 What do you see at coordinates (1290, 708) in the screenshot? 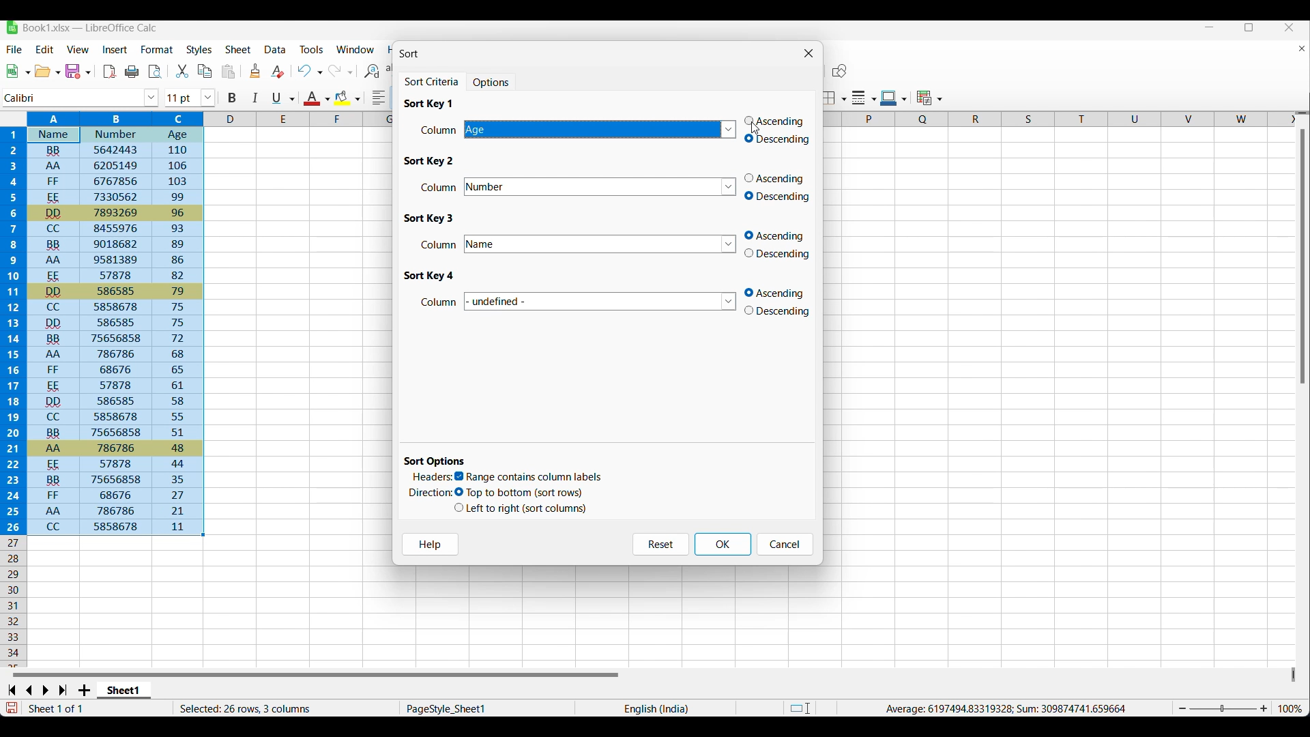
I see `Current zoom factor` at bounding box center [1290, 708].